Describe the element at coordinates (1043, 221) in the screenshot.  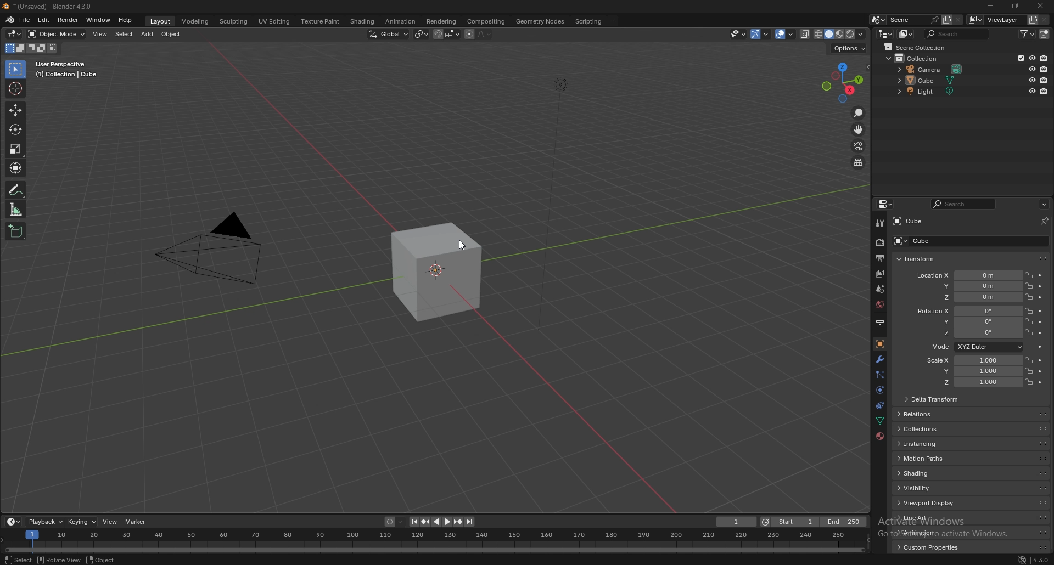
I see `pin` at that location.